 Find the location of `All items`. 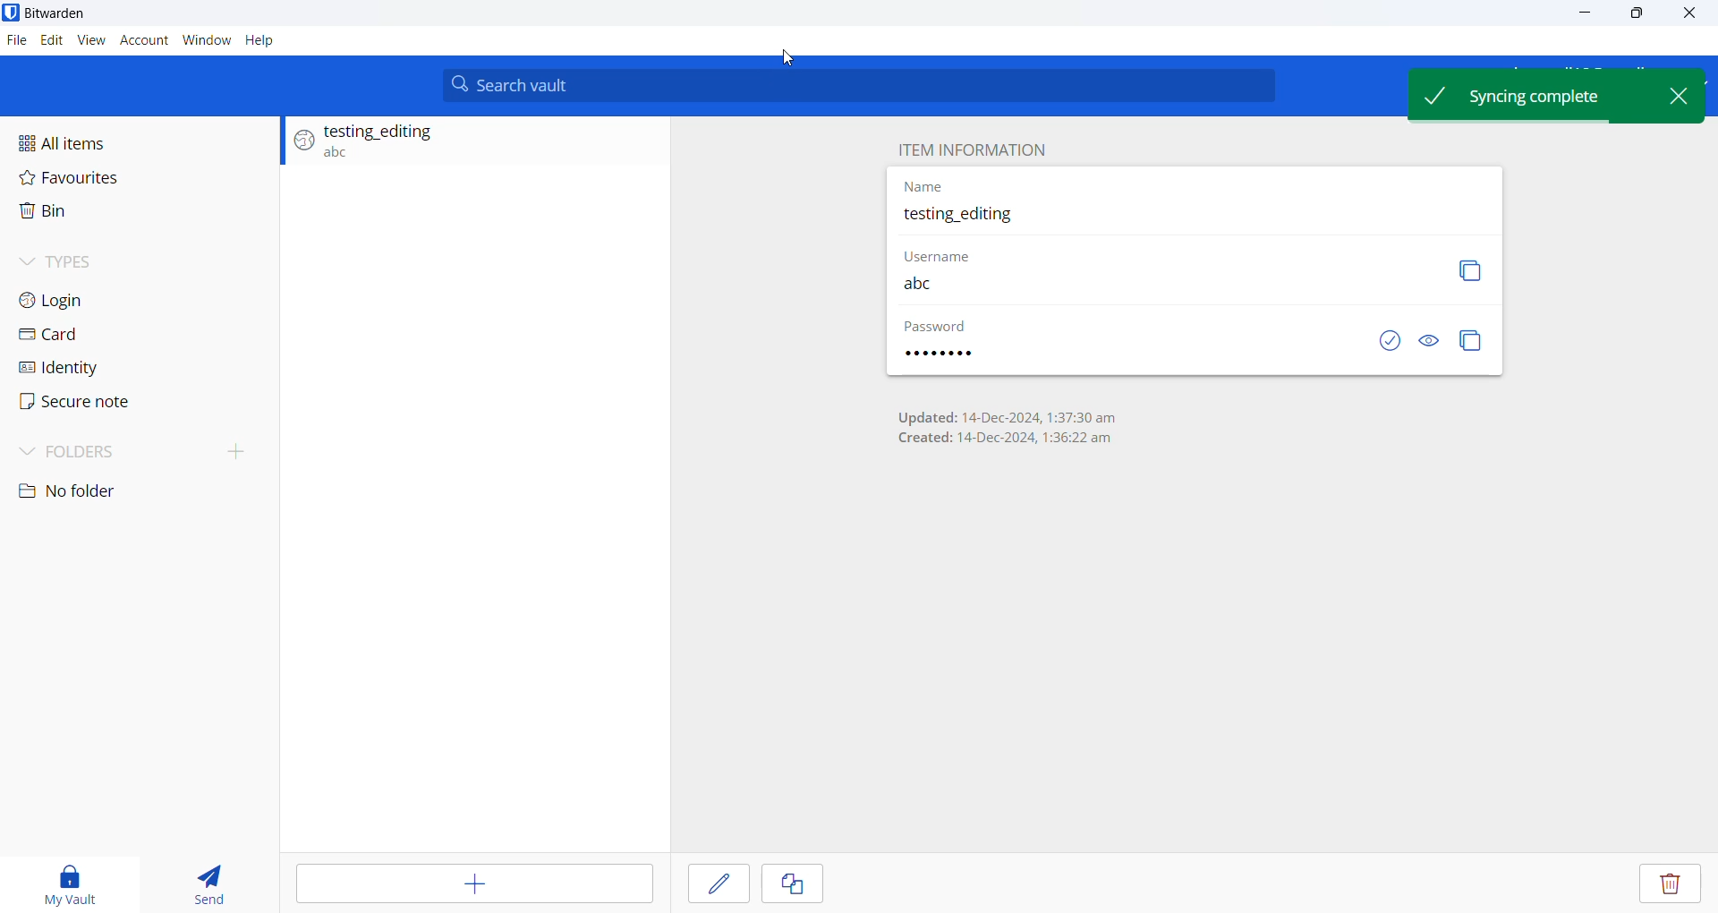

All items is located at coordinates (138, 138).